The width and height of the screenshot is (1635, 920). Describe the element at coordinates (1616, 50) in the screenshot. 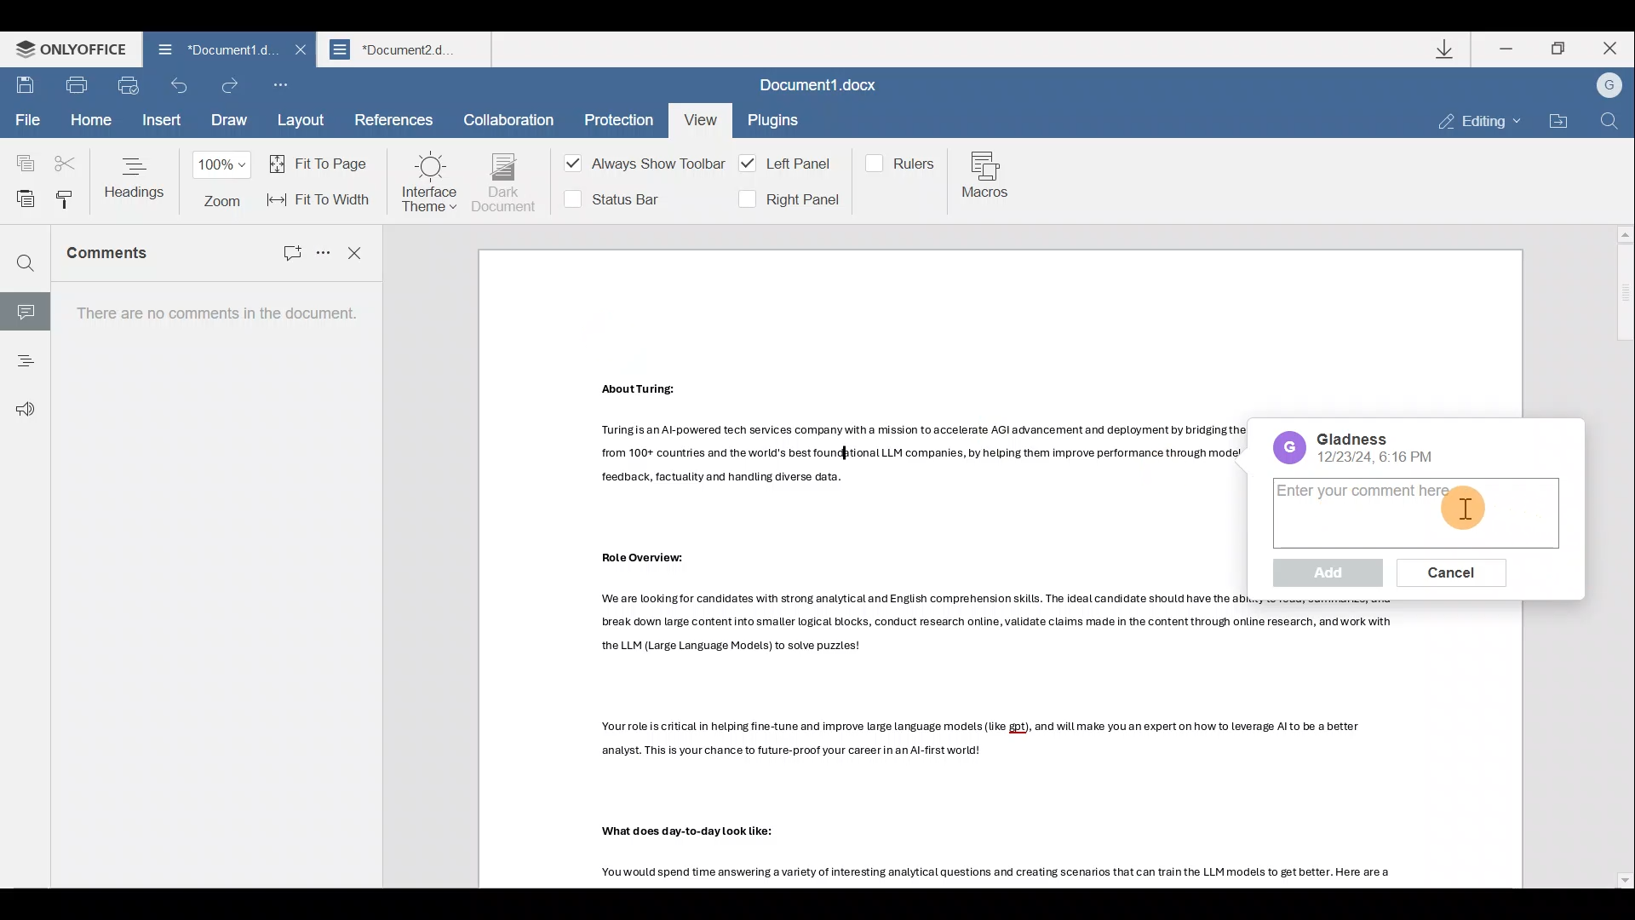

I see `Close` at that location.